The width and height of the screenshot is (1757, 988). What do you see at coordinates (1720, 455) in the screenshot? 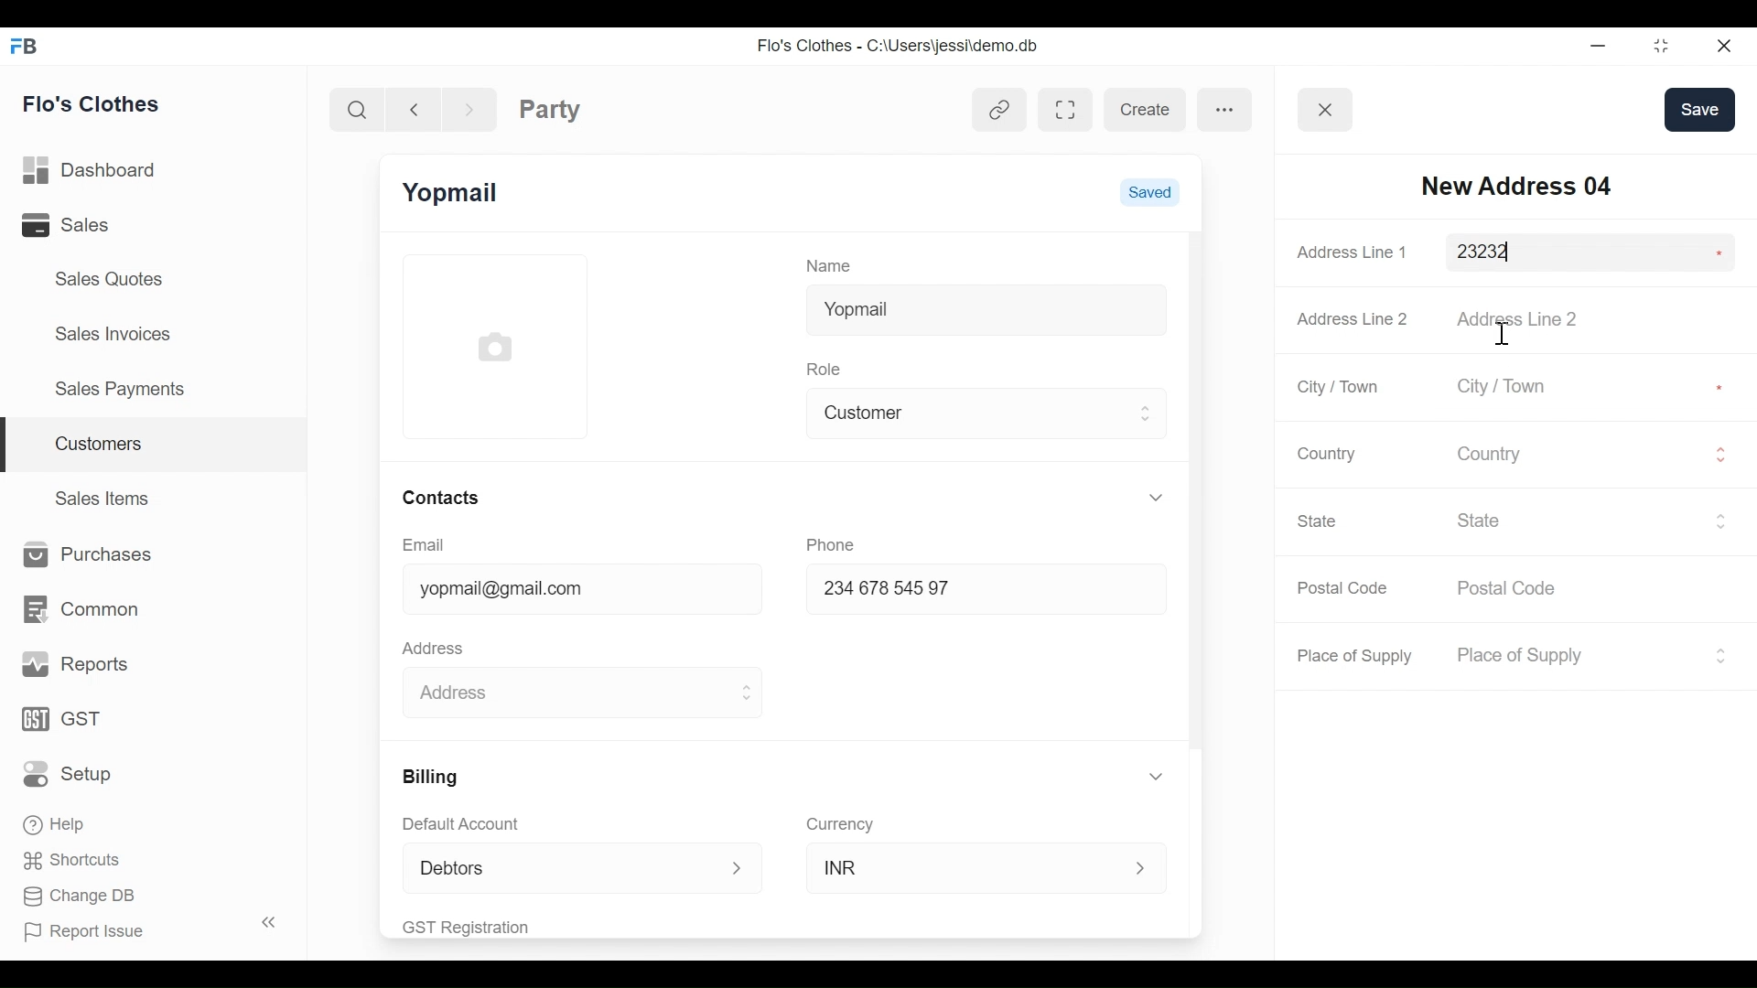
I see `Expand` at bounding box center [1720, 455].